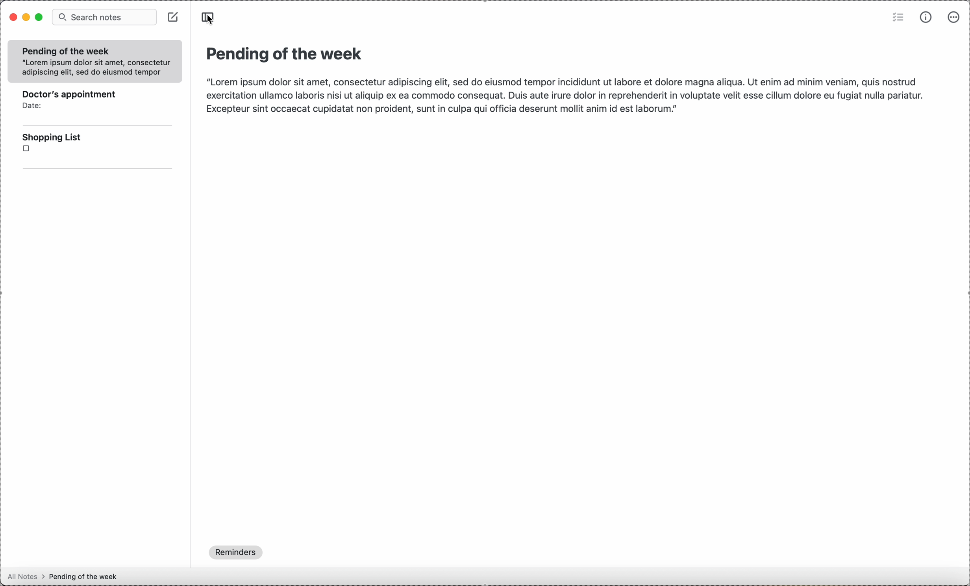  Describe the element at coordinates (77, 147) in the screenshot. I see `shopping list note` at that location.